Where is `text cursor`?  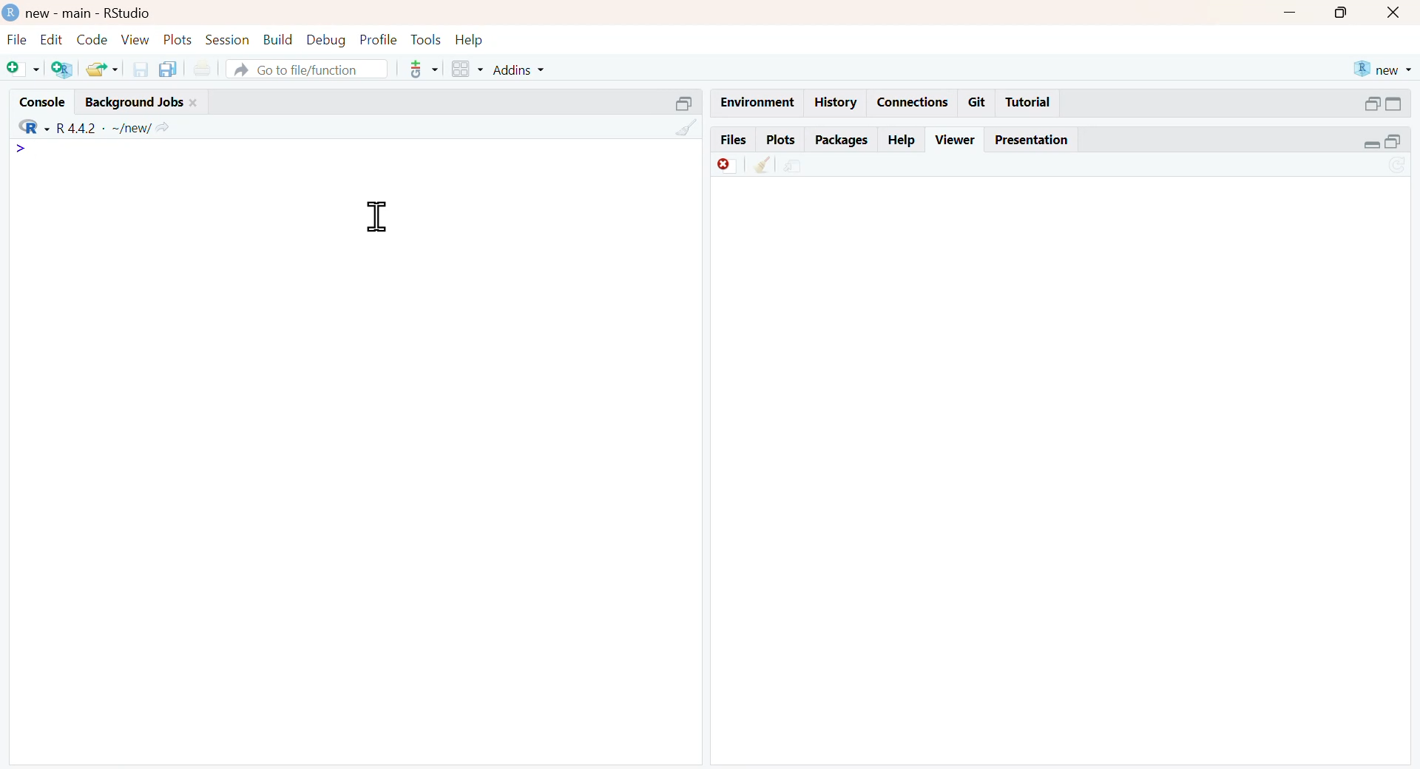
text cursor is located at coordinates (374, 217).